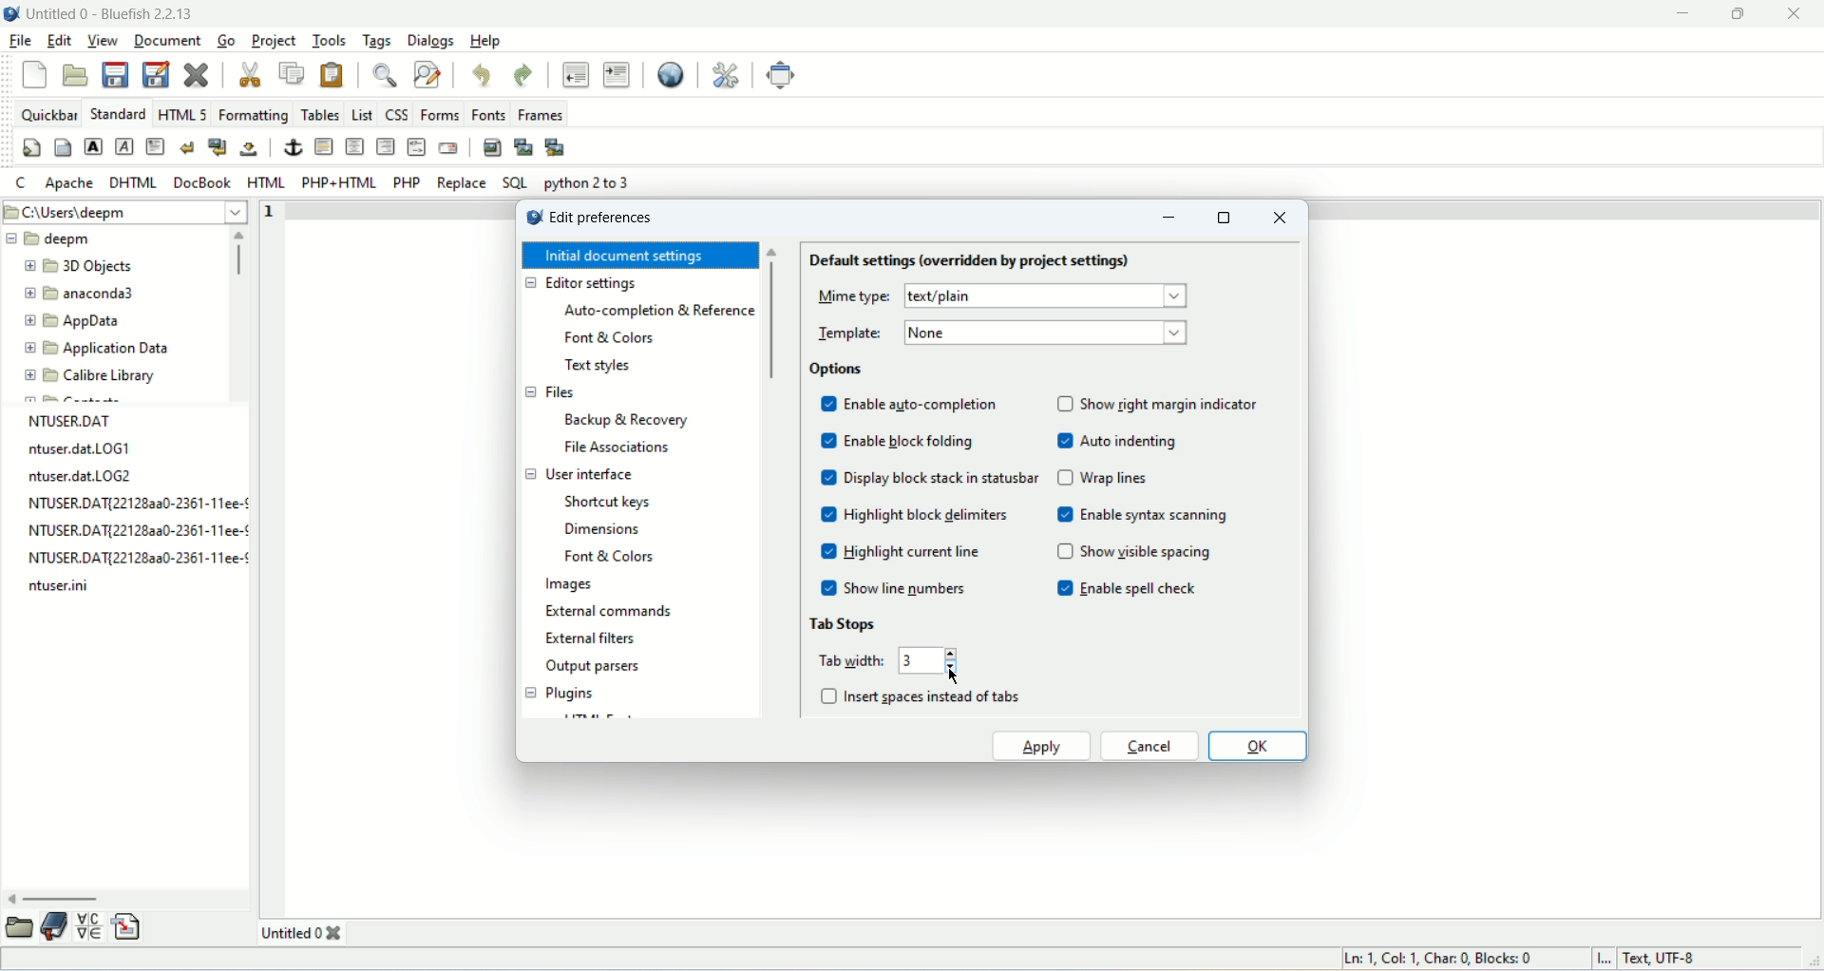 This screenshot has width=1824, height=971. What do you see at coordinates (64, 146) in the screenshot?
I see `body` at bounding box center [64, 146].